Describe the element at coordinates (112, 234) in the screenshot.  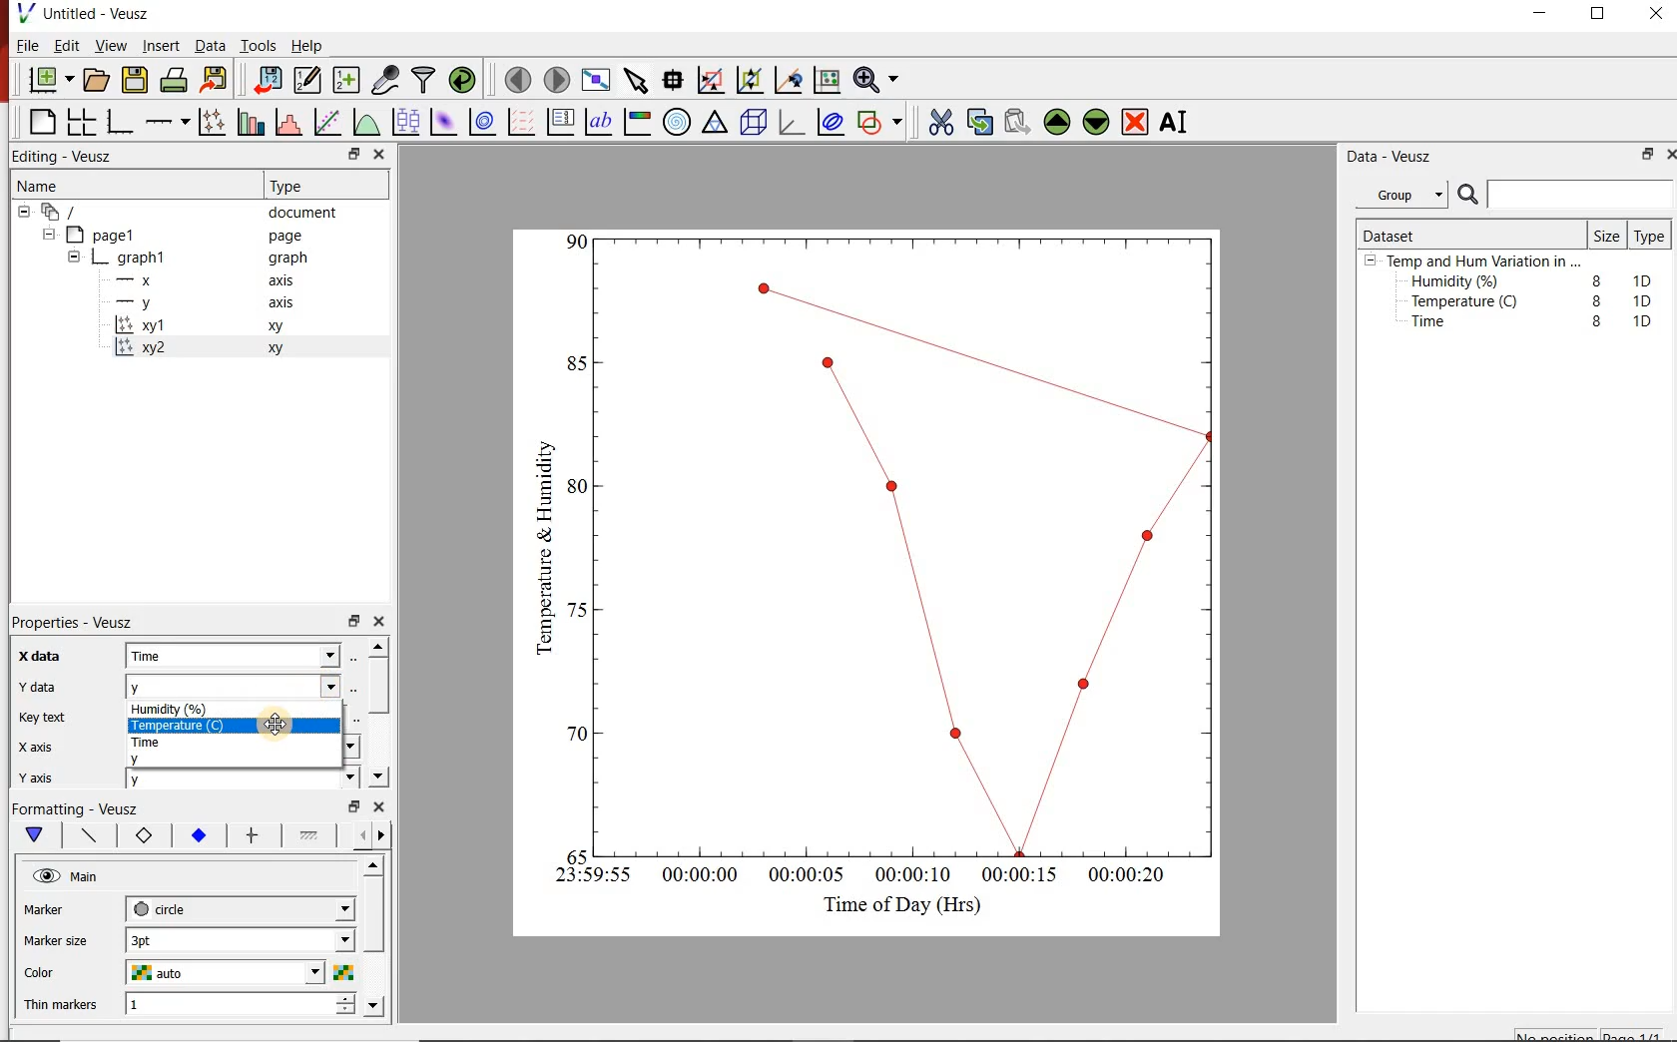
I see `page1` at that location.